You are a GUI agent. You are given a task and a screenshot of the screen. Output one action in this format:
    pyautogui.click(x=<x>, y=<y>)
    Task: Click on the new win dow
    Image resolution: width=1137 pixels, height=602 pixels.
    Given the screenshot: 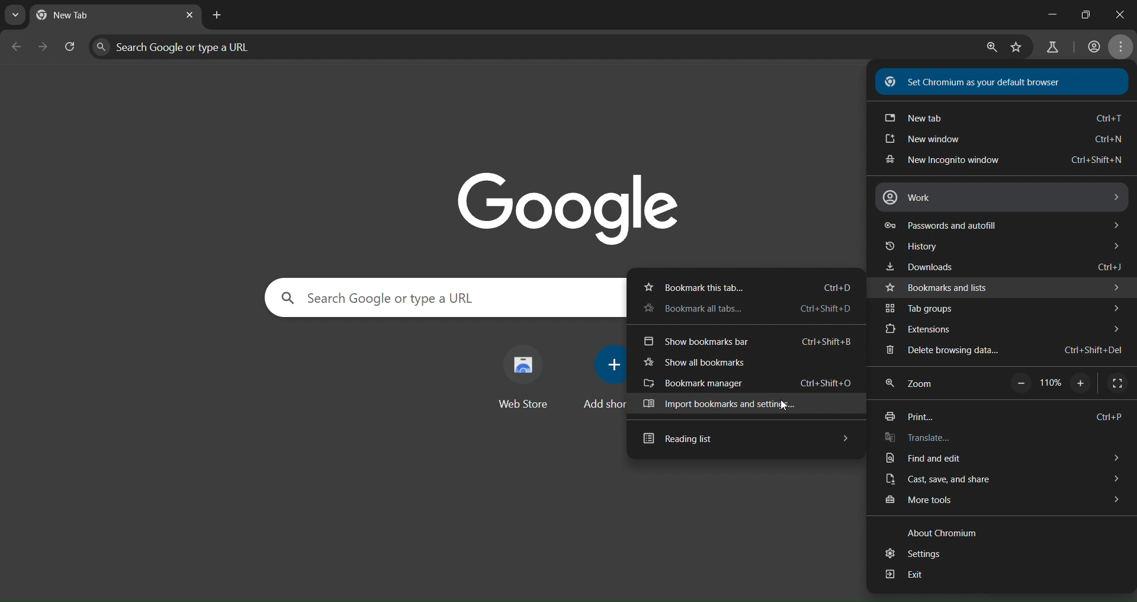 What is the action you would take?
    pyautogui.click(x=1003, y=139)
    